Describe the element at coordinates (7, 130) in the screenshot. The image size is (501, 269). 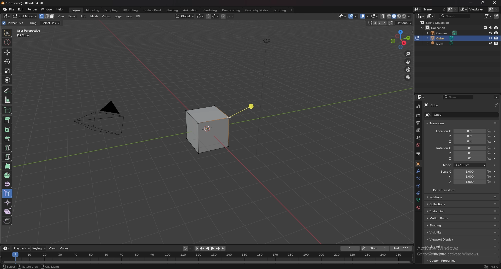
I see `inset faces` at that location.